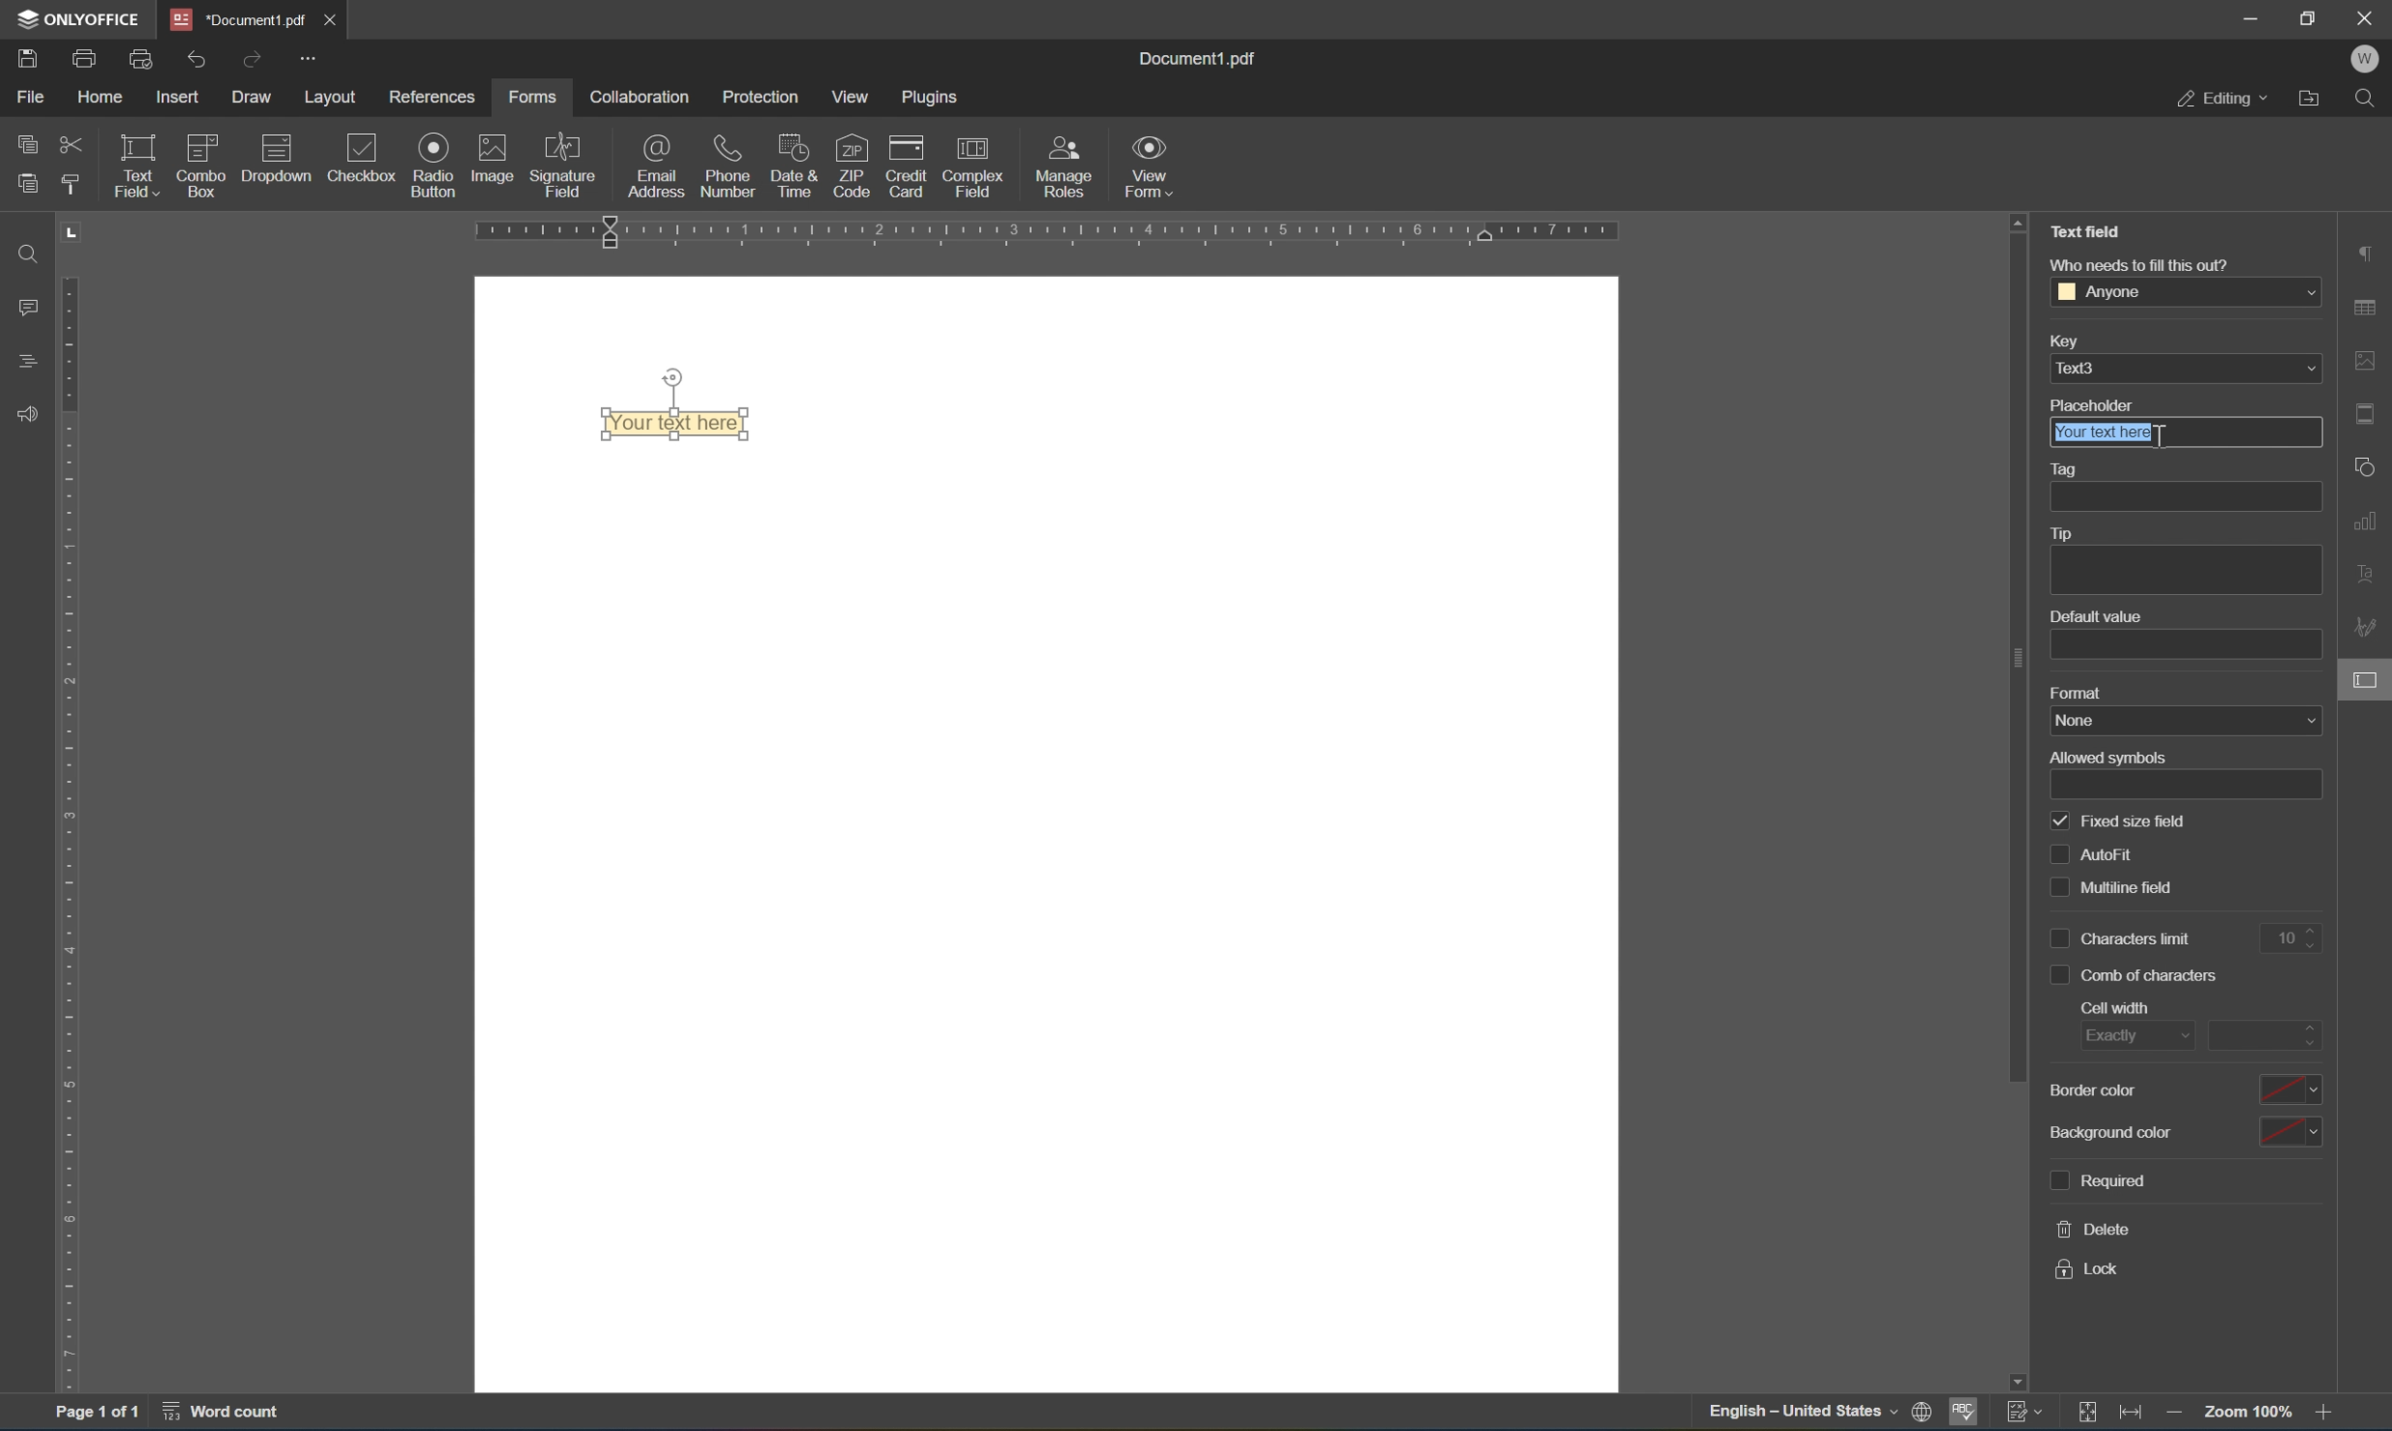  I want to click on collaboration, so click(644, 96).